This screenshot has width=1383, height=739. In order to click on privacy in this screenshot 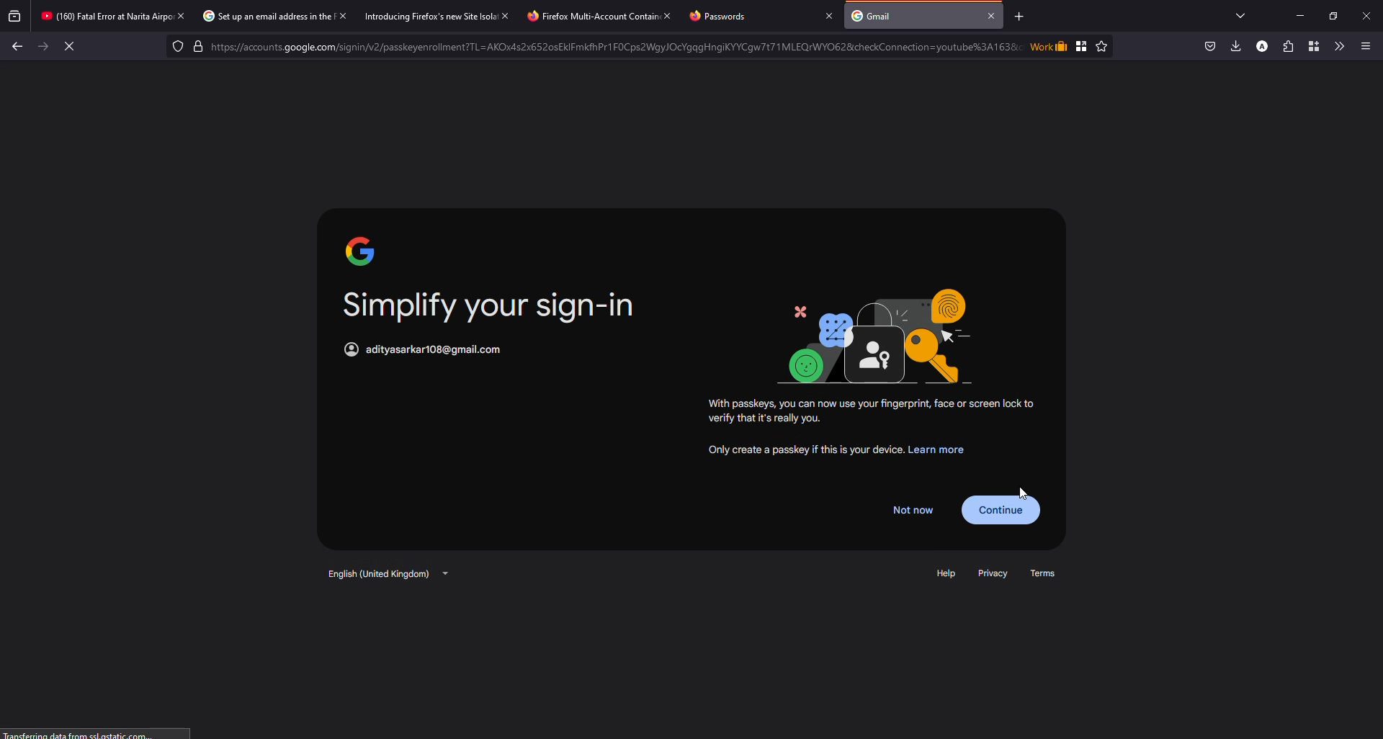, I will do `click(993, 573)`.